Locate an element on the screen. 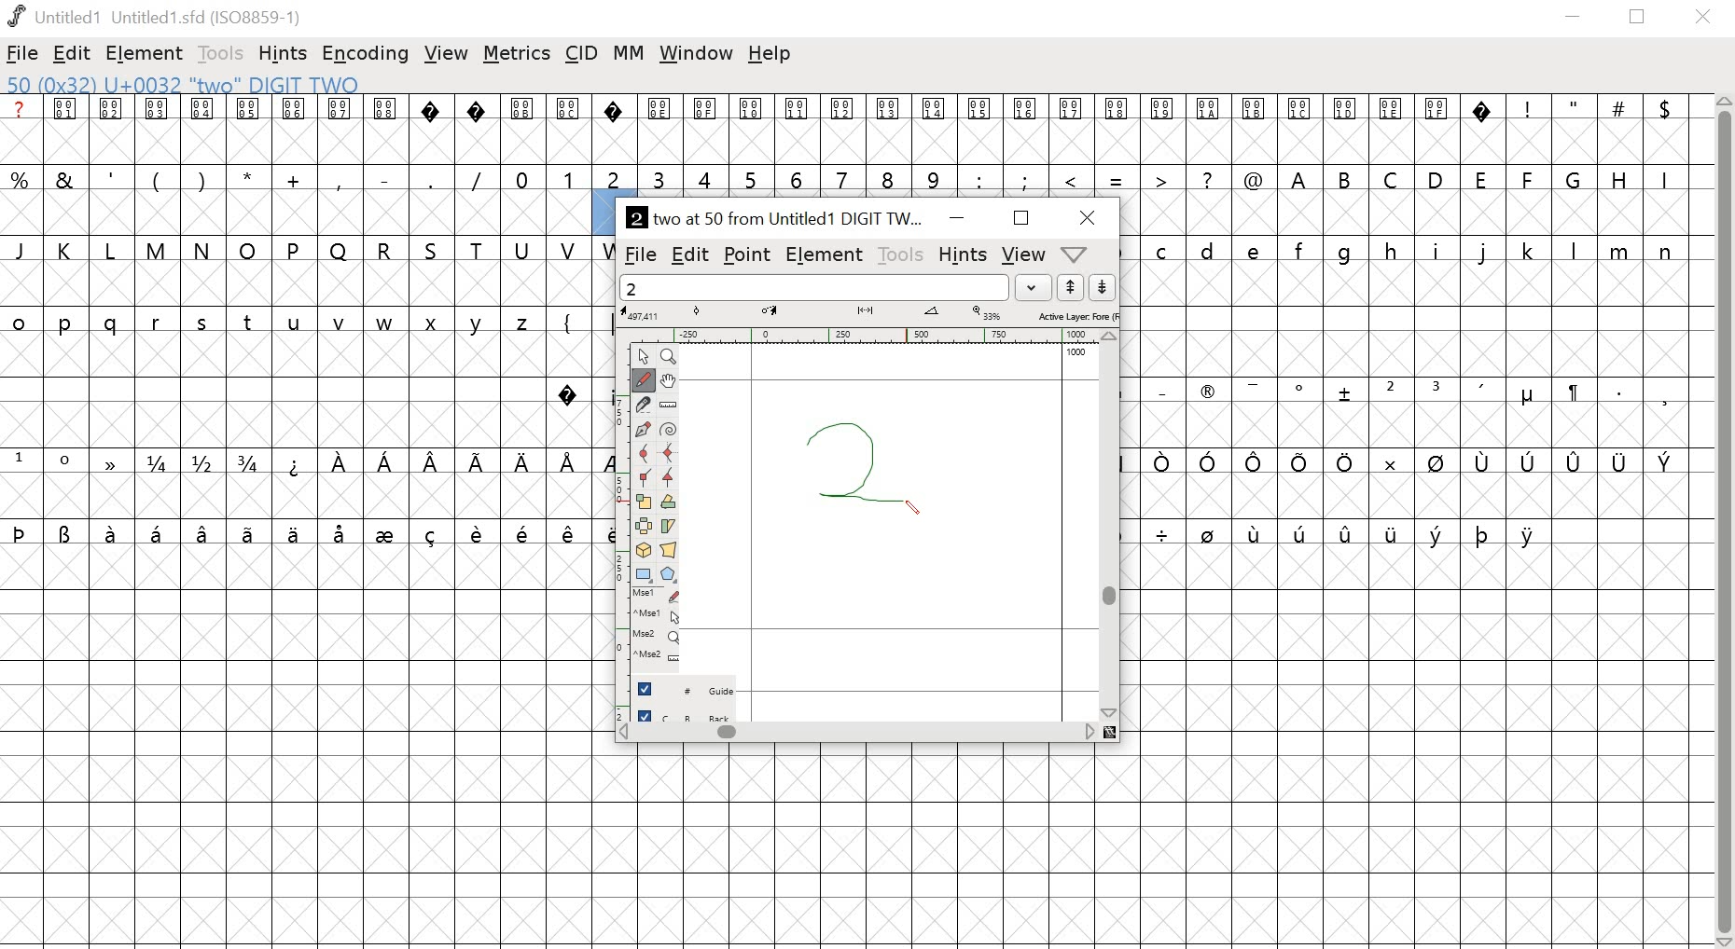  polygon/star is located at coordinates (671, 575).